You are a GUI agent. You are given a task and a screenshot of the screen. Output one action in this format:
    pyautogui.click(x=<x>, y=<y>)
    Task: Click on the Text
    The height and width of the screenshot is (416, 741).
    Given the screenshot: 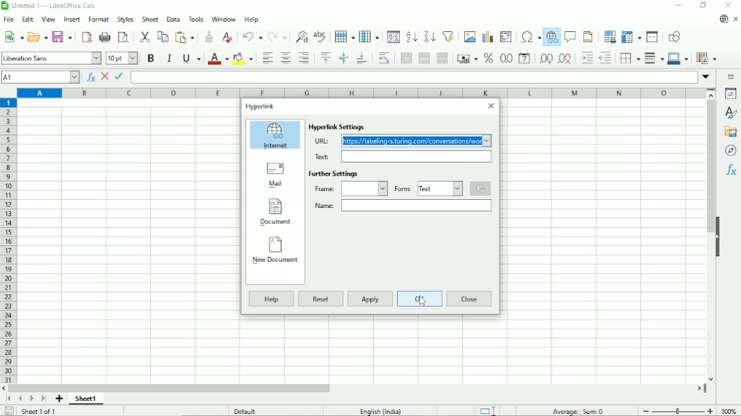 What is the action you would take?
    pyautogui.click(x=321, y=157)
    